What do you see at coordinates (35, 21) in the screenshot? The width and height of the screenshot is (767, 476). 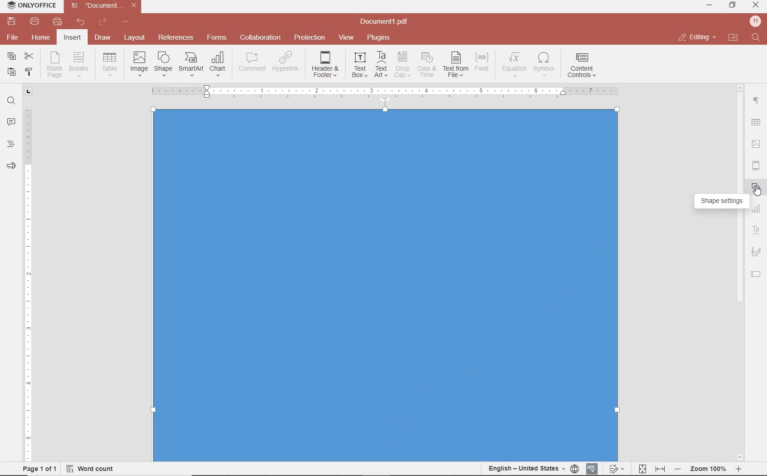 I see `print file` at bounding box center [35, 21].